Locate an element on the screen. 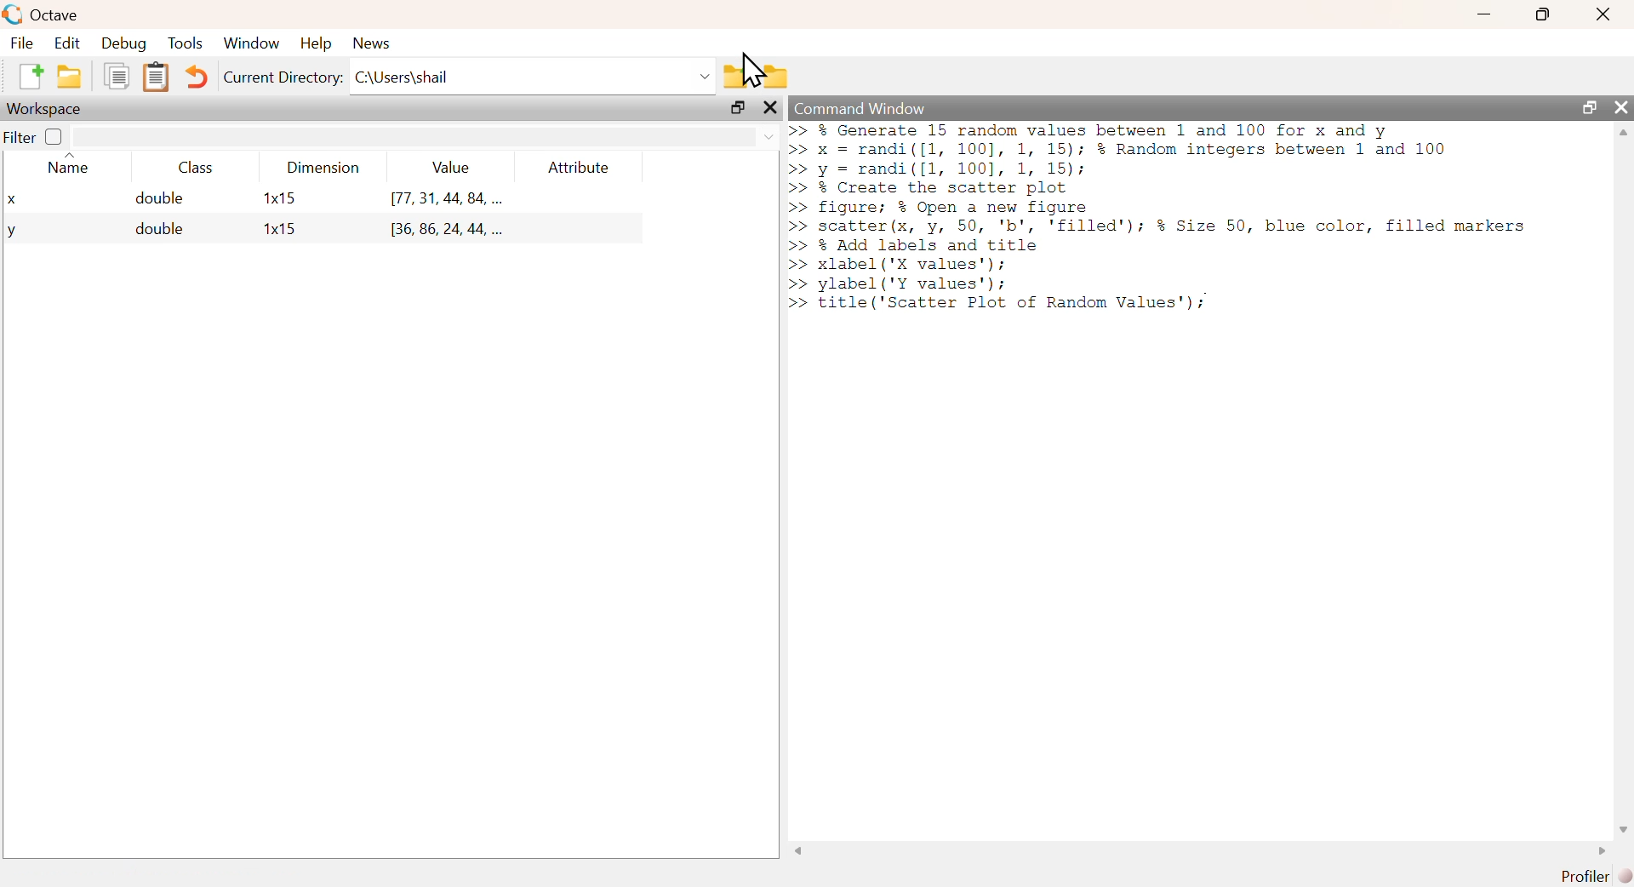 This screenshot has height=887, width=1634. y is located at coordinates (13, 232).